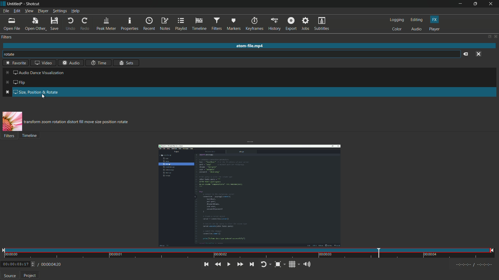 Image resolution: width=499 pixels, height=280 pixels. Describe the element at coordinates (32, 4) in the screenshot. I see `shotcut` at that location.